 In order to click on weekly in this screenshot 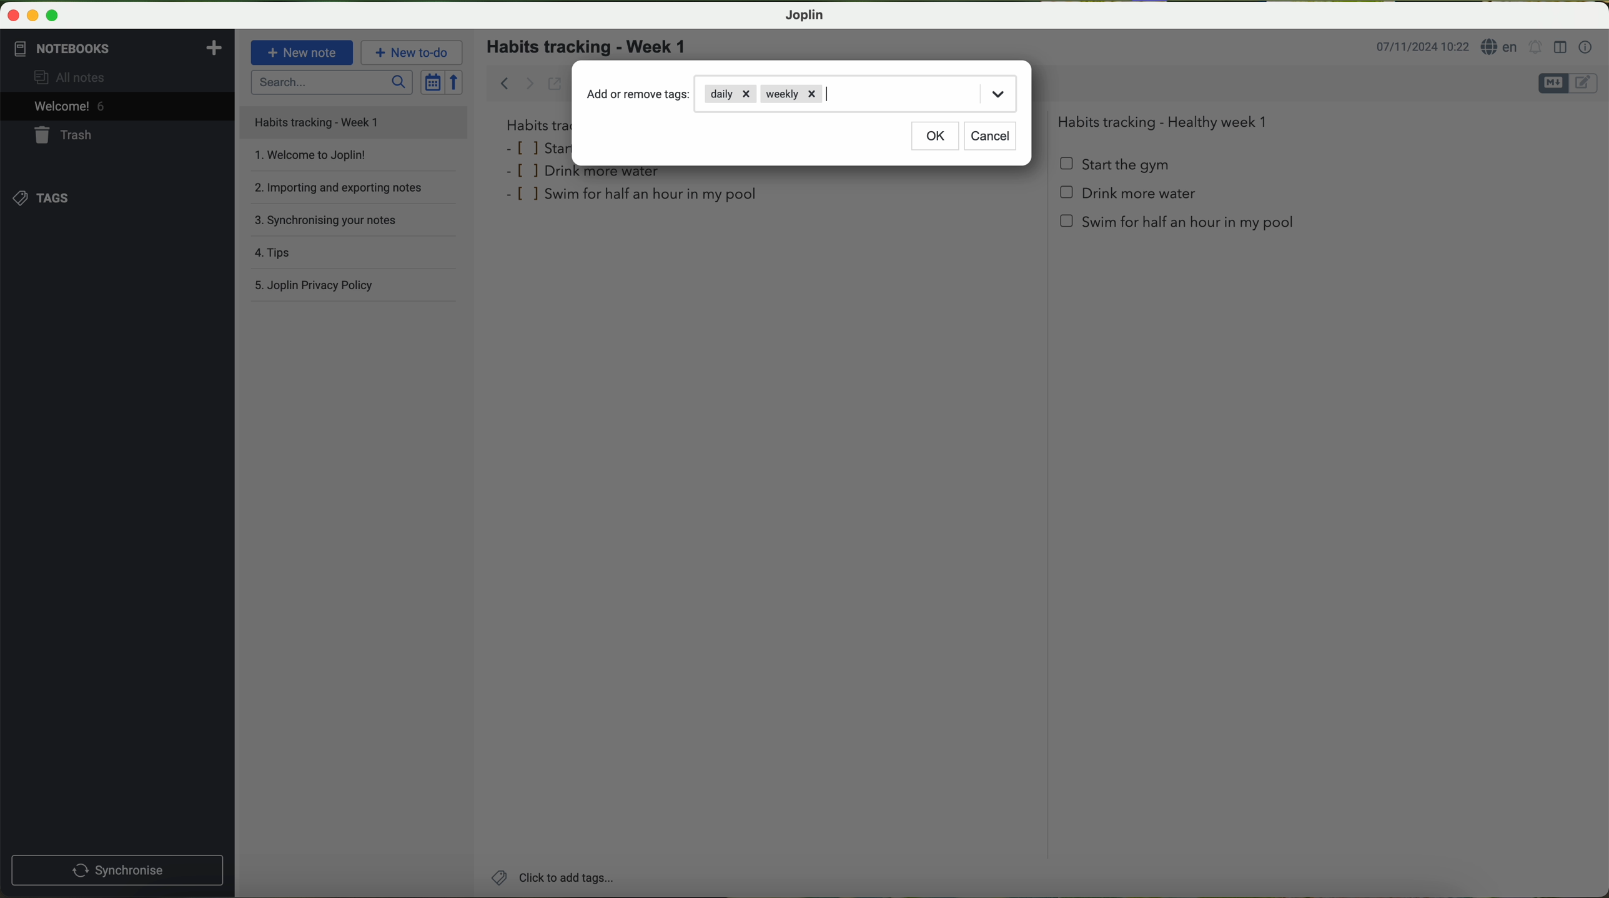, I will do `click(790, 94)`.